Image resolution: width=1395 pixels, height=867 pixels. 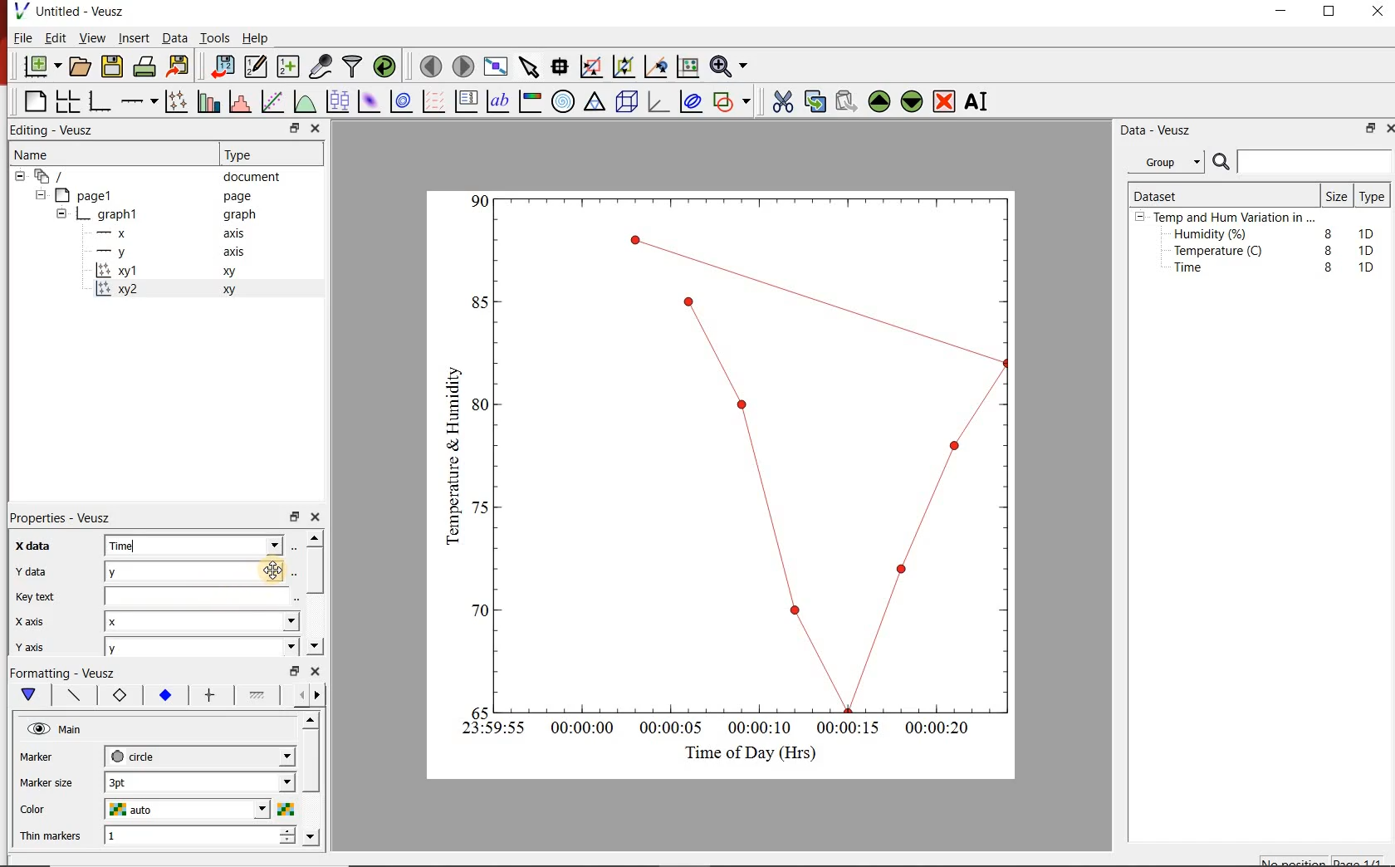 What do you see at coordinates (291, 671) in the screenshot?
I see `restore down` at bounding box center [291, 671].